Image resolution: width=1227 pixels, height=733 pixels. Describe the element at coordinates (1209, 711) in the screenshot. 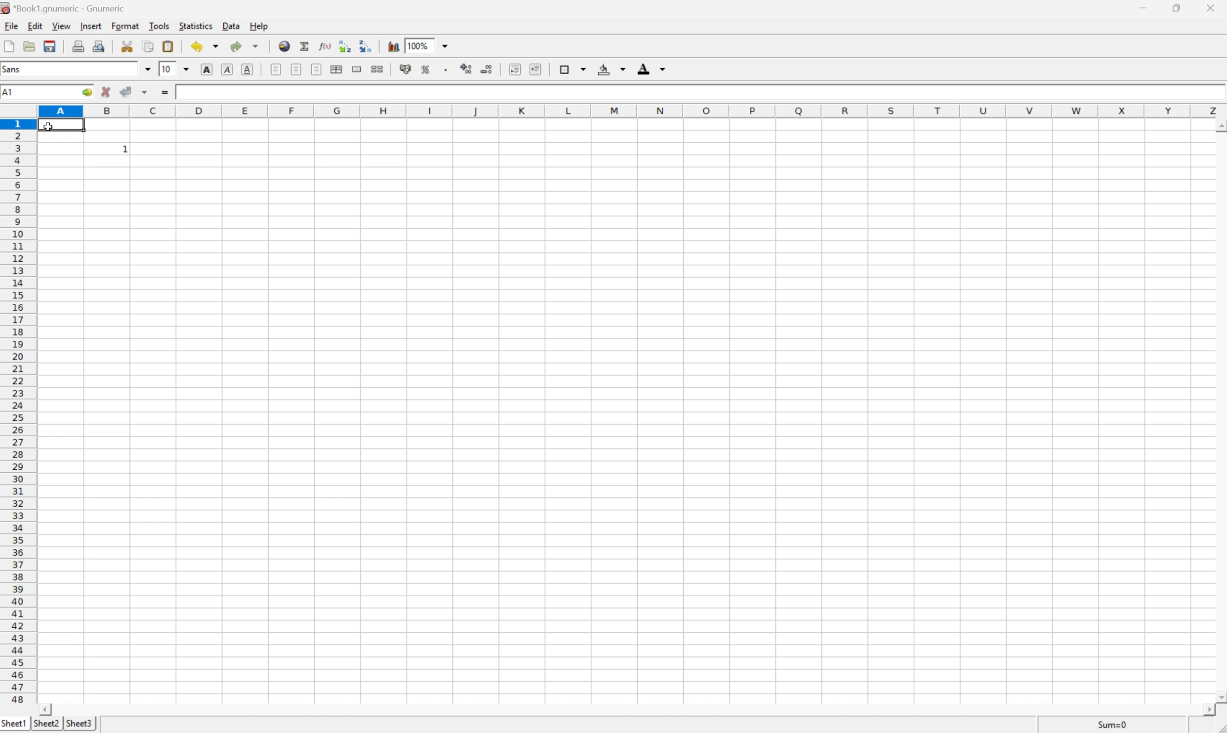

I see `scroll right` at that location.